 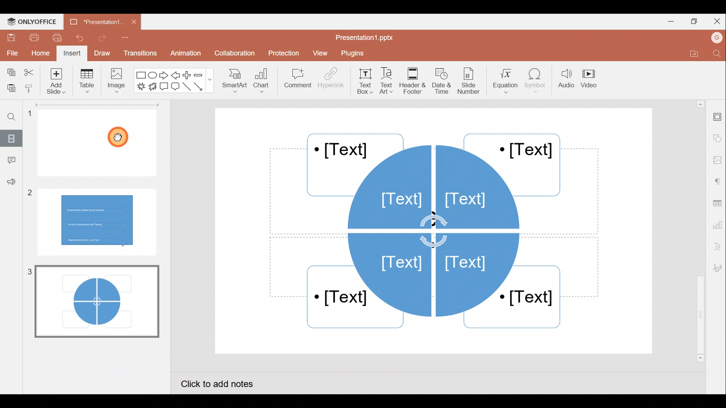 What do you see at coordinates (101, 52) in the screenshot?
I see `Draw` at bounding box center [101, 52].